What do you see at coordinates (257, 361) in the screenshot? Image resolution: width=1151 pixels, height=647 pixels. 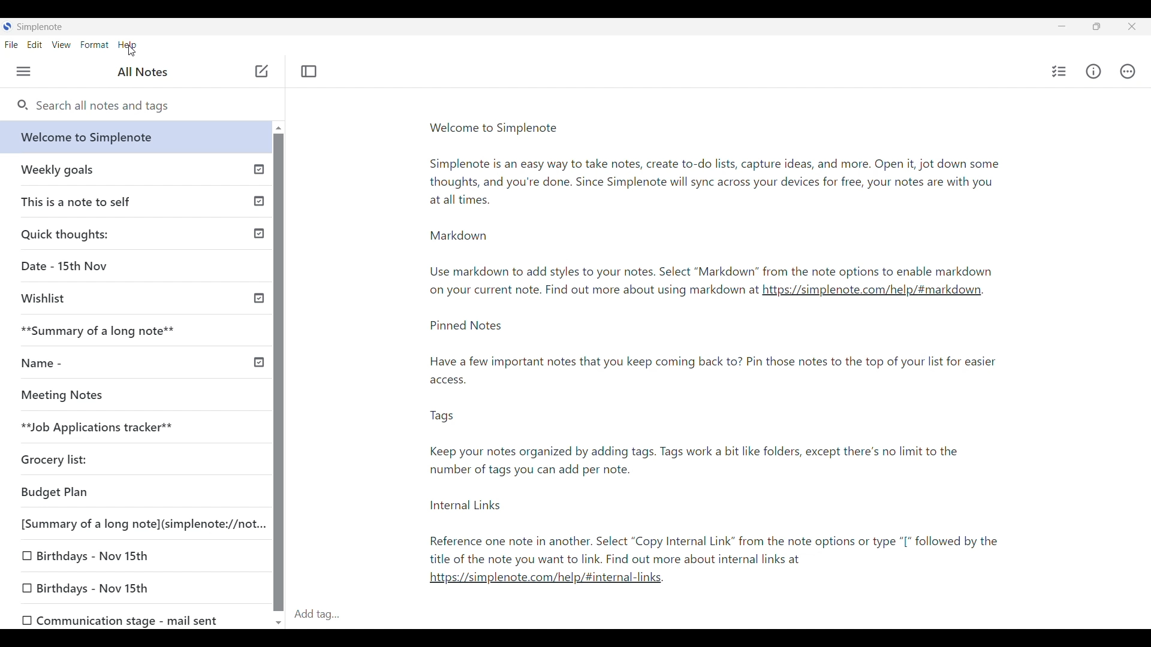 I see `` at bounding box center [257, 361].